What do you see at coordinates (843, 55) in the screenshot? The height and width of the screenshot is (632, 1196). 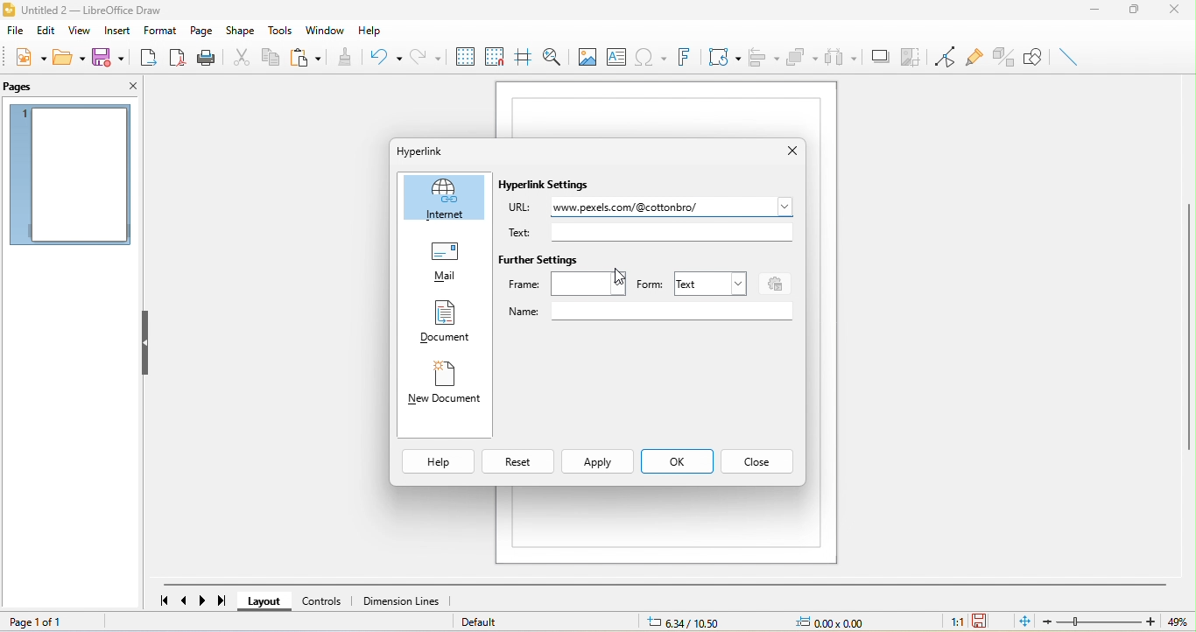 I see `select at least three object to distribute` at bounding box center [843, 55].